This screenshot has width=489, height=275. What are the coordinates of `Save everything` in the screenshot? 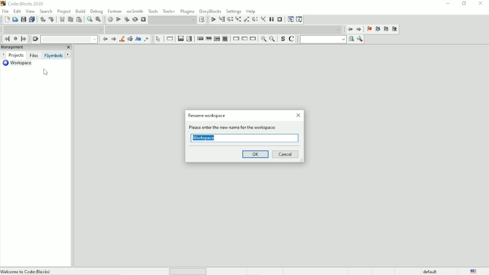 It's located at (32, 20).